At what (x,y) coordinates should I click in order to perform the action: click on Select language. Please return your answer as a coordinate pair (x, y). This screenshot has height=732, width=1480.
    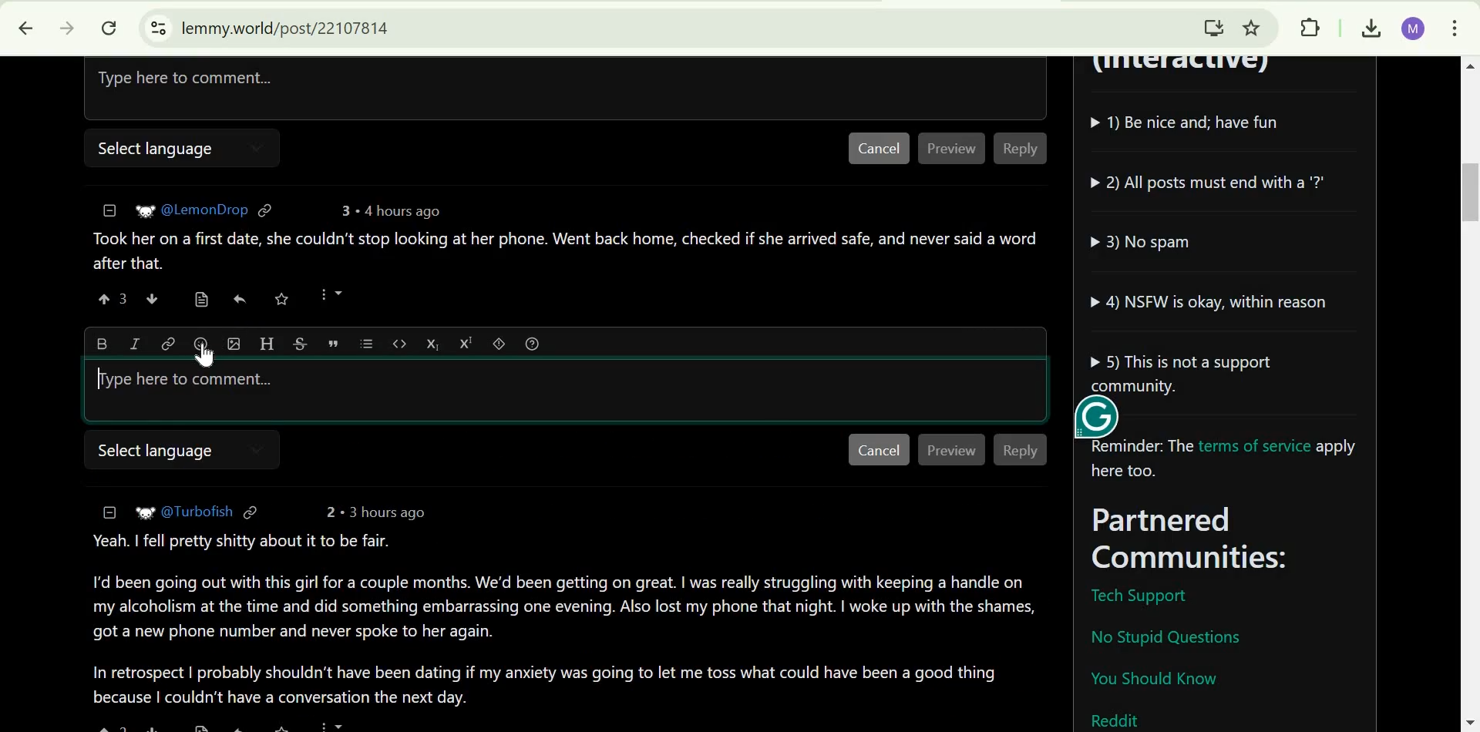
    Looking at the image, I should click on (151, 149).